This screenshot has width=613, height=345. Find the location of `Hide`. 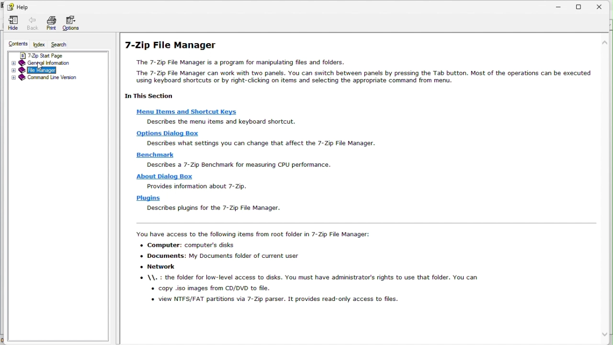

Hide is located at coordinates (11, 23).